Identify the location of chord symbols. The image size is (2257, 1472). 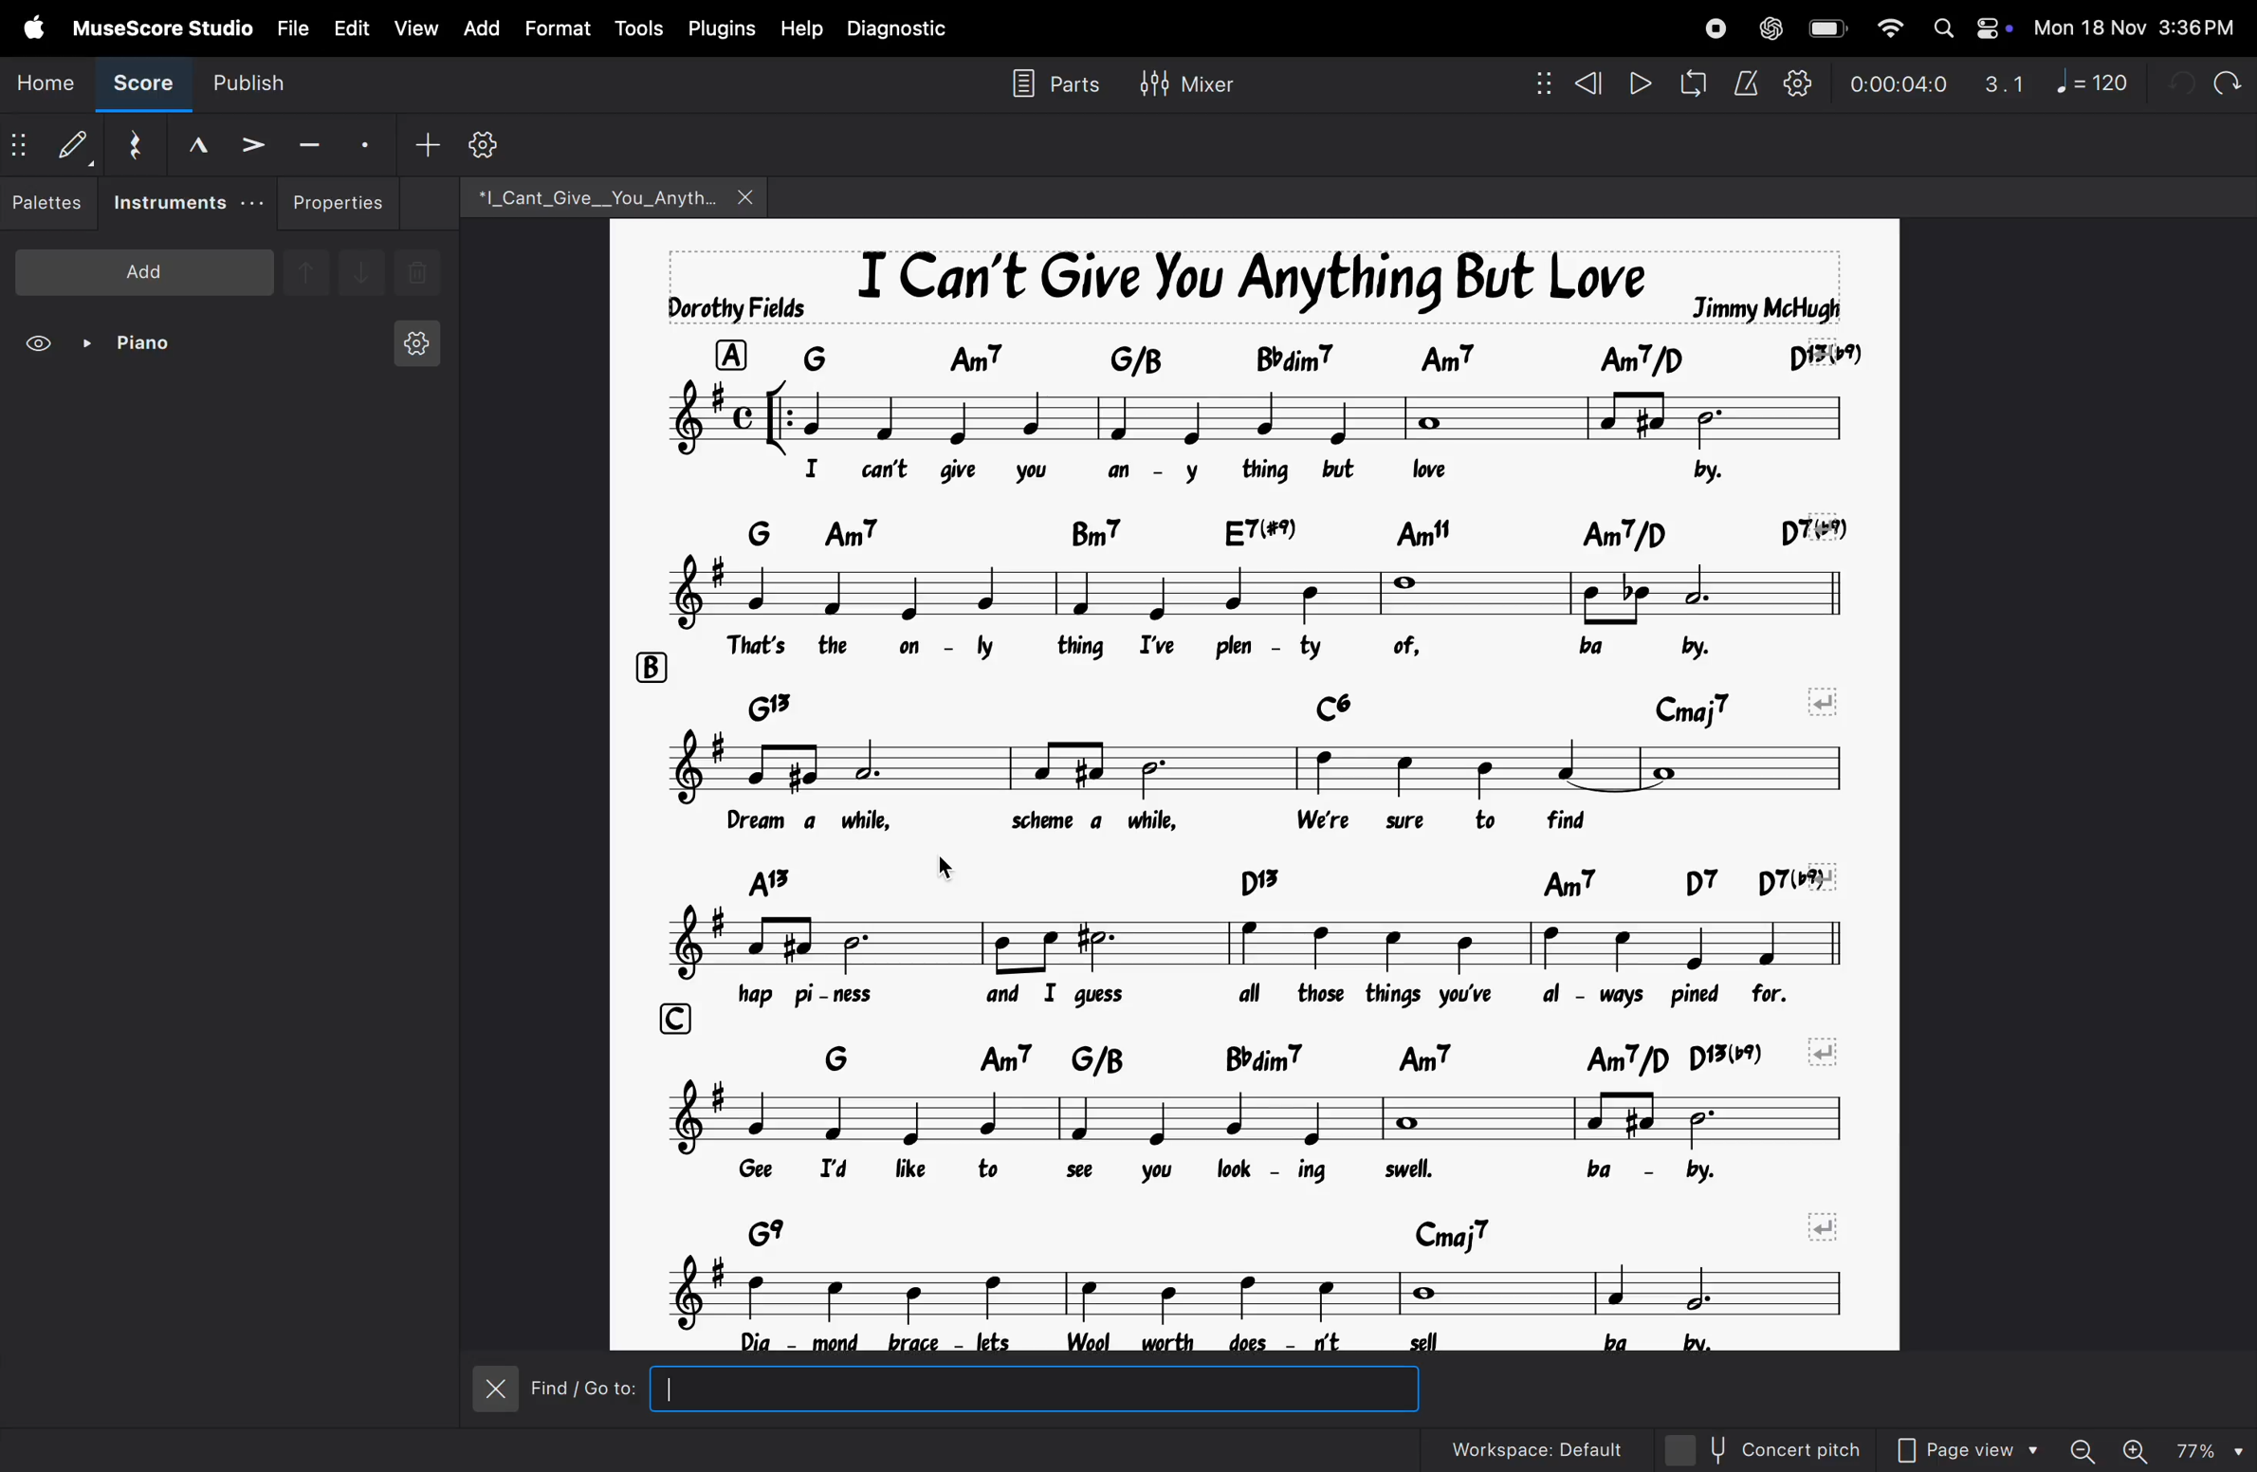
(1295, 525).